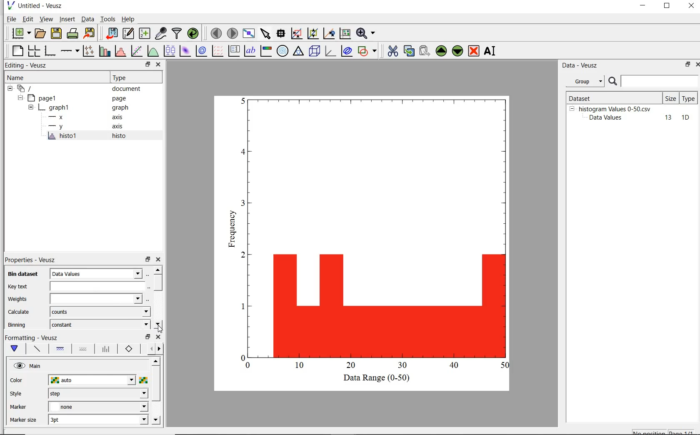  What do you see at coordinates (249, 32) in the screenshot?
I see `view plot fullscreen` at bounding box center [249, 32].